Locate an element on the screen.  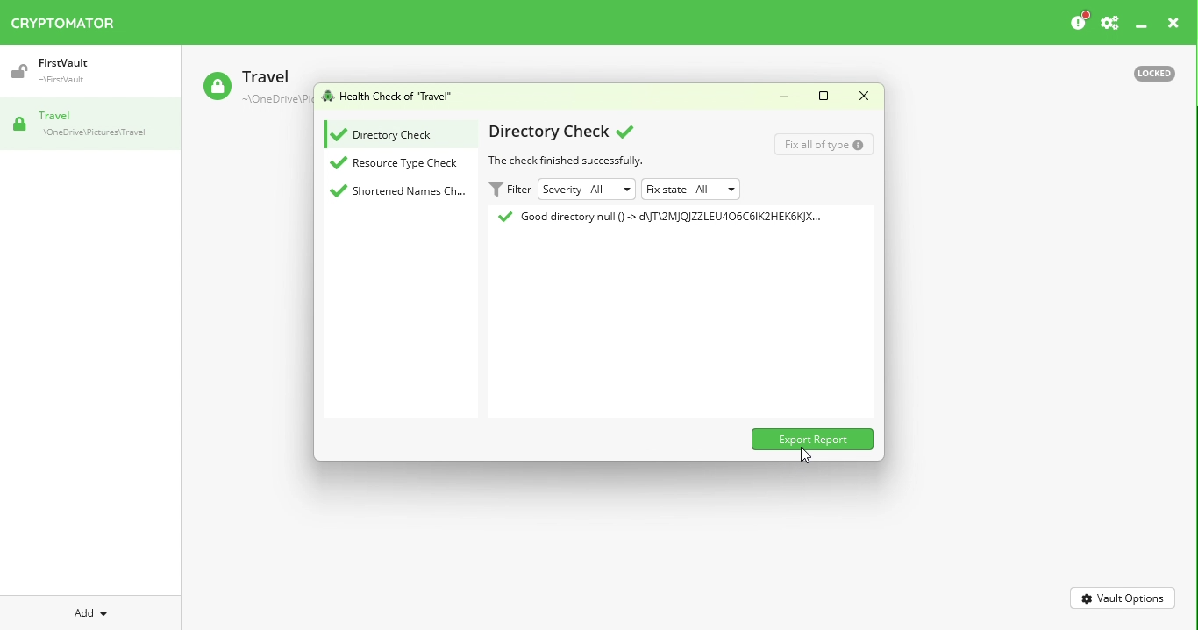
Cryptomator icon is located at coordinates (72, 19).